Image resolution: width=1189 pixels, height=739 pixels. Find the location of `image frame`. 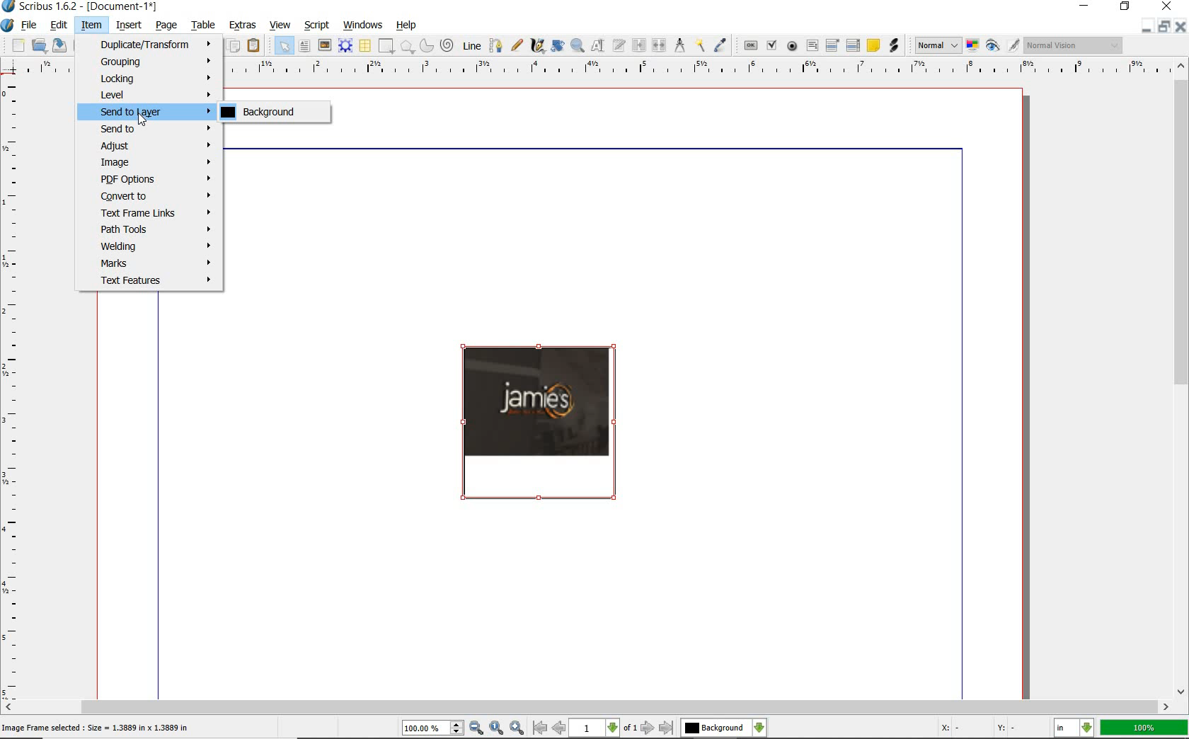

image frame is located at coordinates (324, 46).